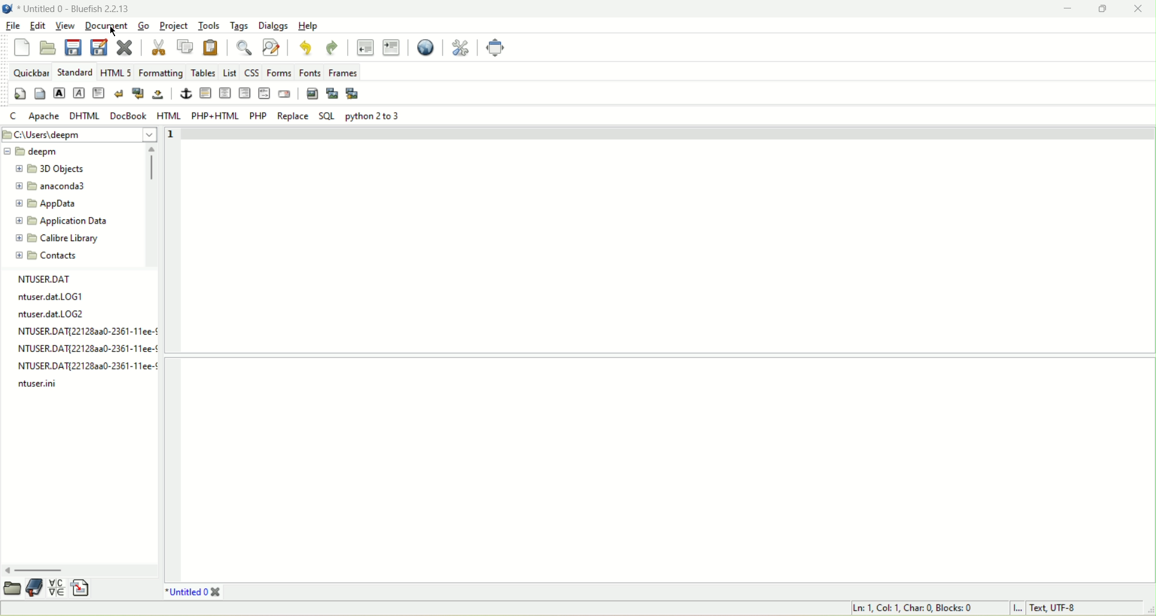 The width and height of the screenshot is (1156, 616). I want to click on forms, so click(278, 72).